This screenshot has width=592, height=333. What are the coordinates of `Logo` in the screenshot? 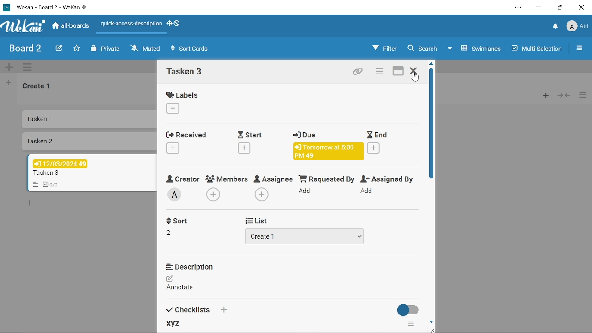 It's located at (23, 27).